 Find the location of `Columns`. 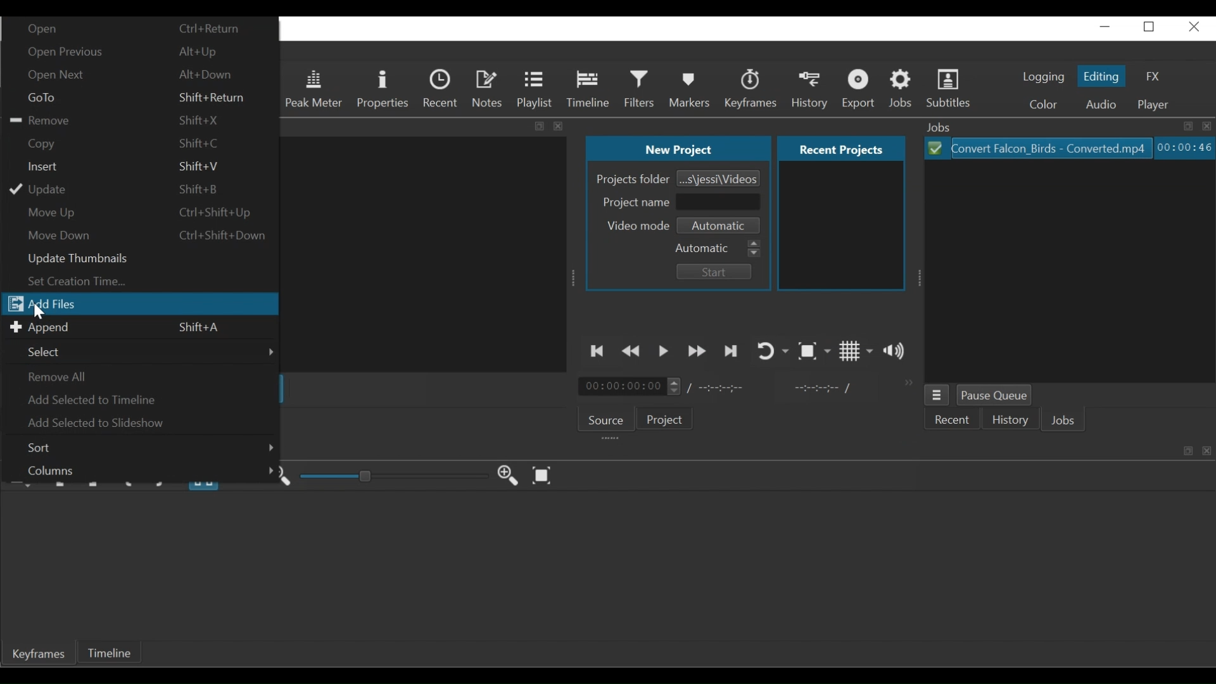

Columns is located at coordinates (149, 471).